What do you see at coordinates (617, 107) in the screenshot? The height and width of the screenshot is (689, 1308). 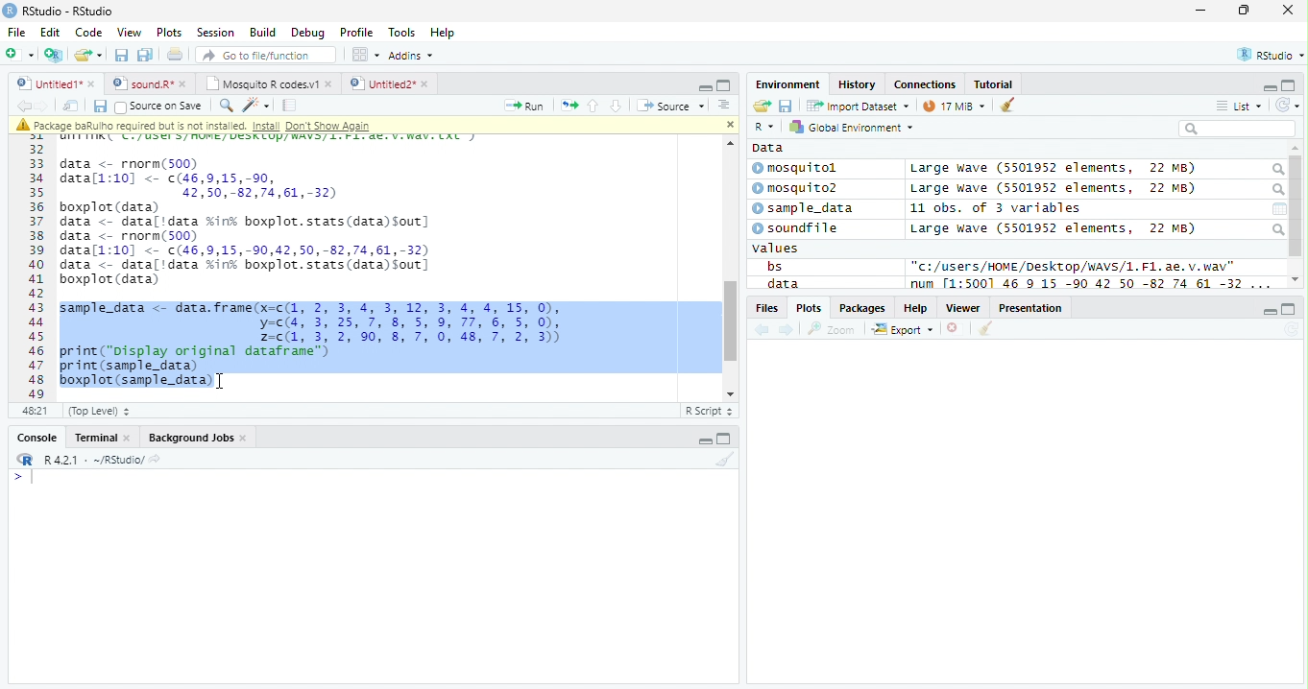 I see `Go to next session` at bounding box center [617, 107].